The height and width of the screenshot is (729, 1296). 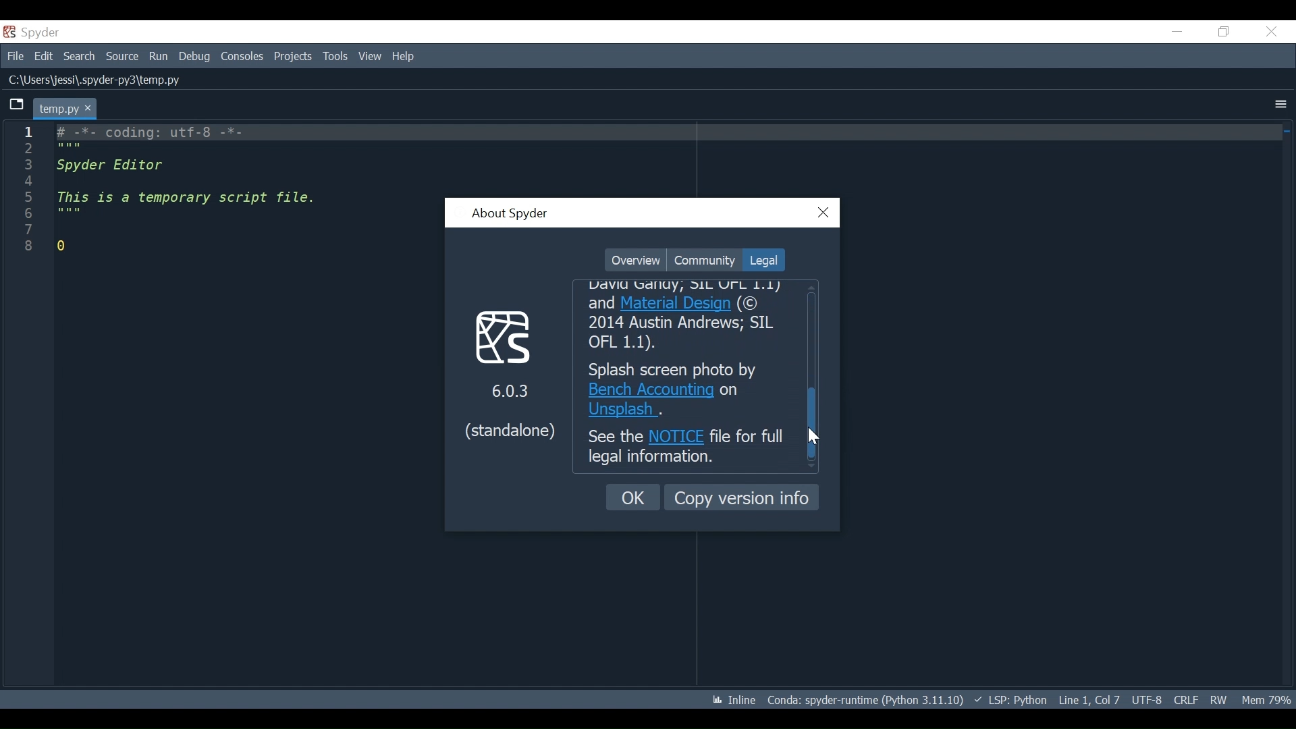 I want to click on Tools, so click(x=337, y=57).